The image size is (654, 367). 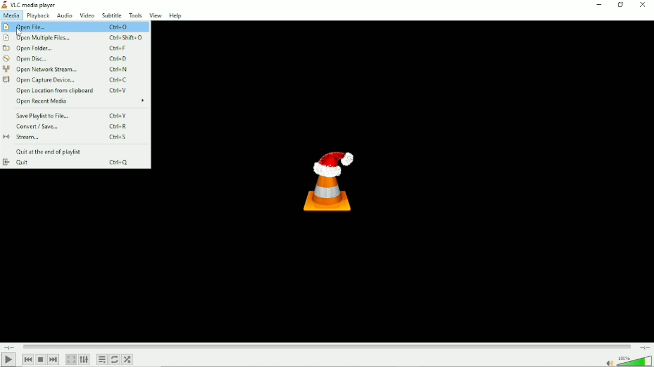 I want to click on Previous, so click(x=28, y=360).